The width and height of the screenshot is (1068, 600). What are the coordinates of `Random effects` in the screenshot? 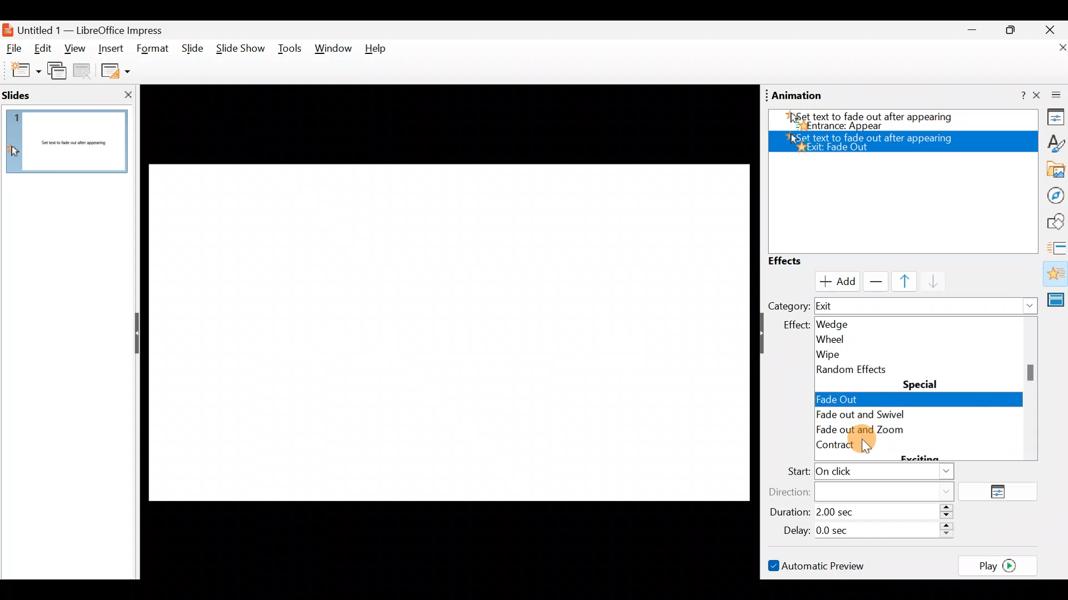 It's located at (858, 369).